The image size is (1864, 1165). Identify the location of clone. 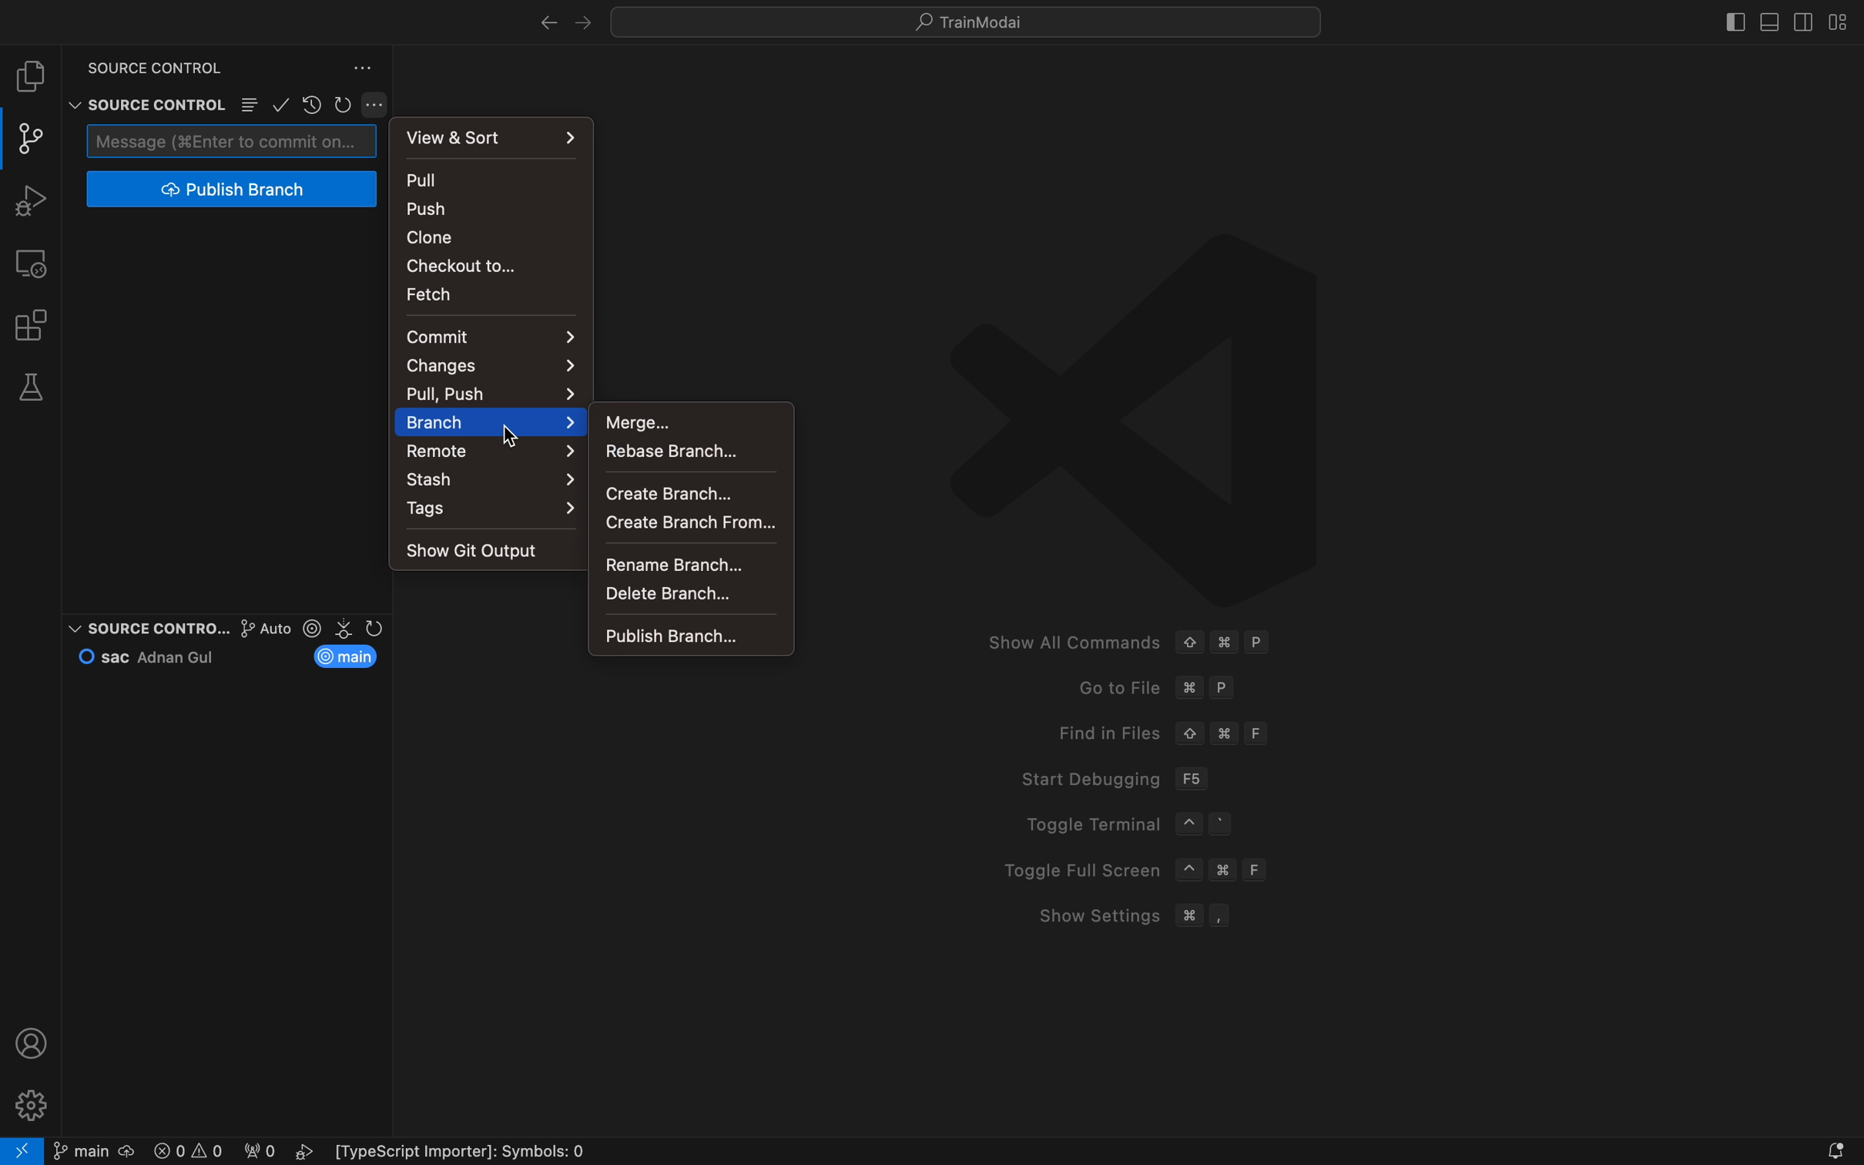
(486, 237).